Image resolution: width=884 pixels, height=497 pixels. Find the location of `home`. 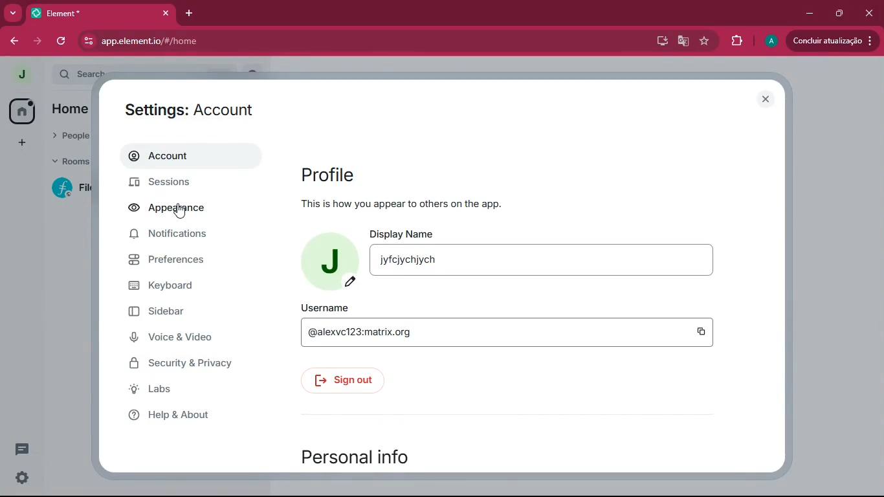

home is located at coordinates (20, 111).